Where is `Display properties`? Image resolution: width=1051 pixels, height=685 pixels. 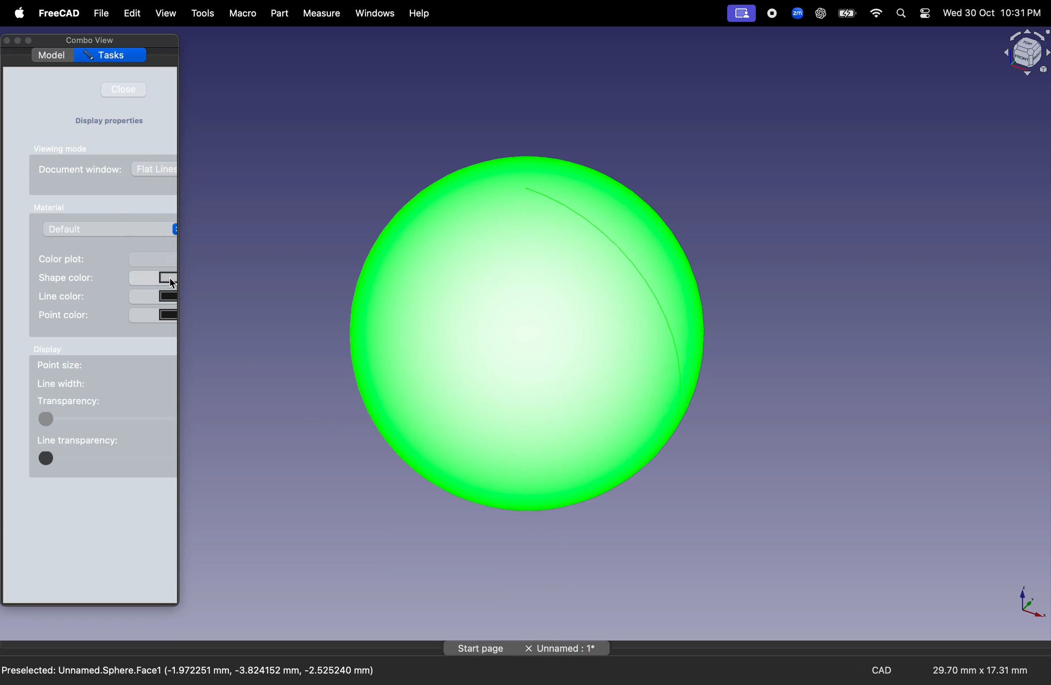
Display properties is located at coordinates (114, 122).